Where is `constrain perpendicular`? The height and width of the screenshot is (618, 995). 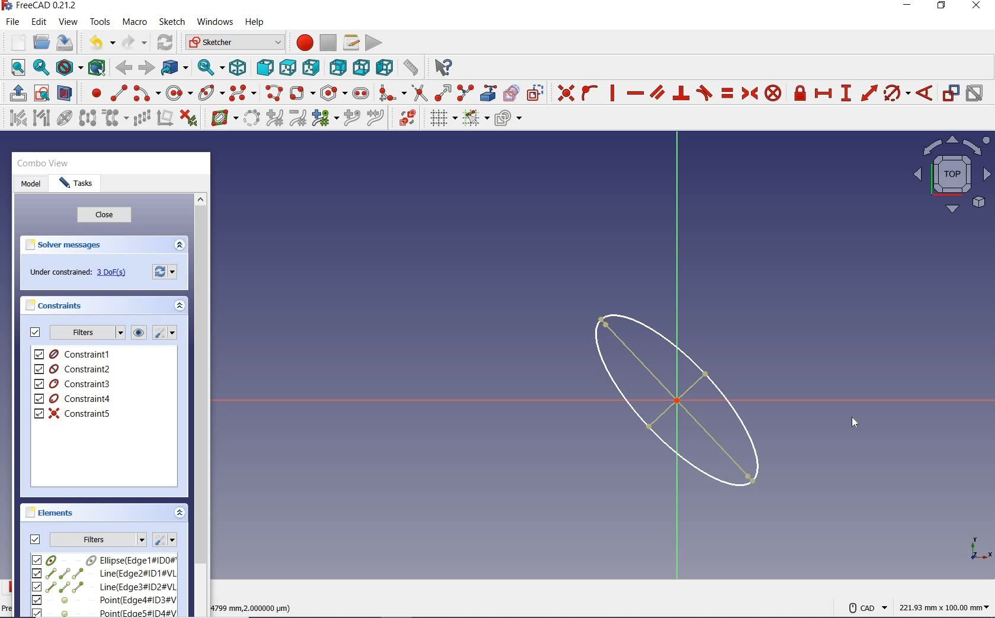 constrain perpendicular is located at coordinates (682, 93).